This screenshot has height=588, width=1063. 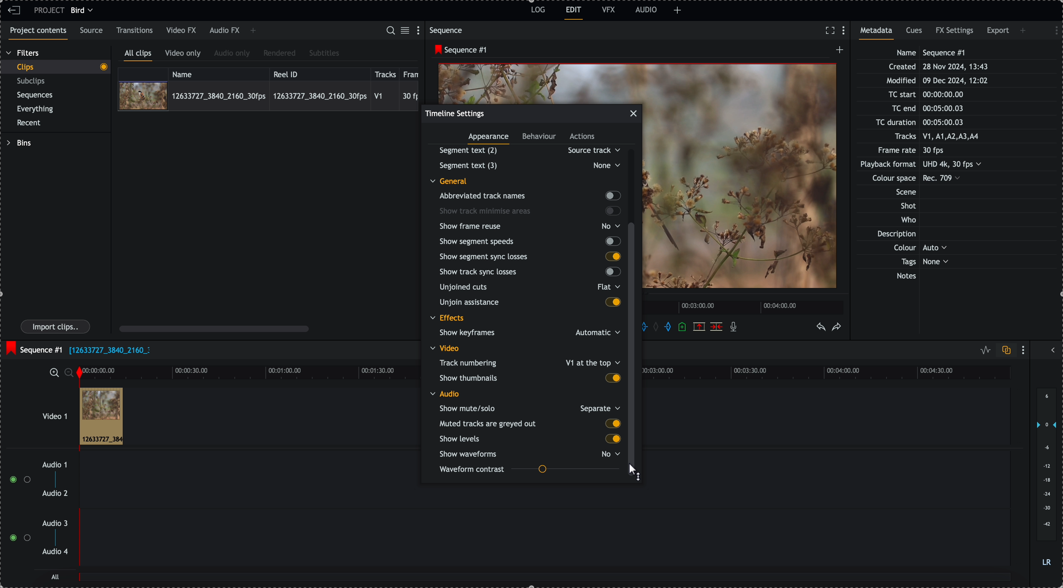 I want to click on delete/cut, so click(x=716, y=327).